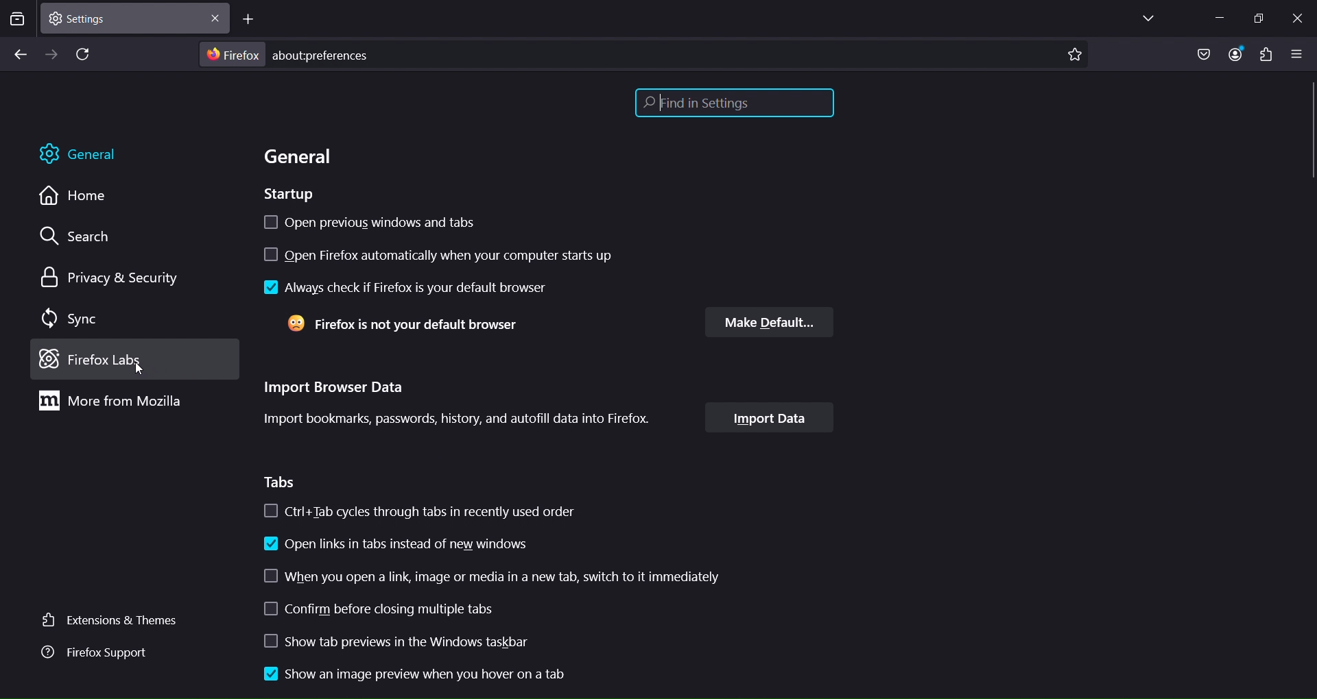 The height and width of the screenshot is (699, 1317). I want to click on cursor, so click(137, 369).